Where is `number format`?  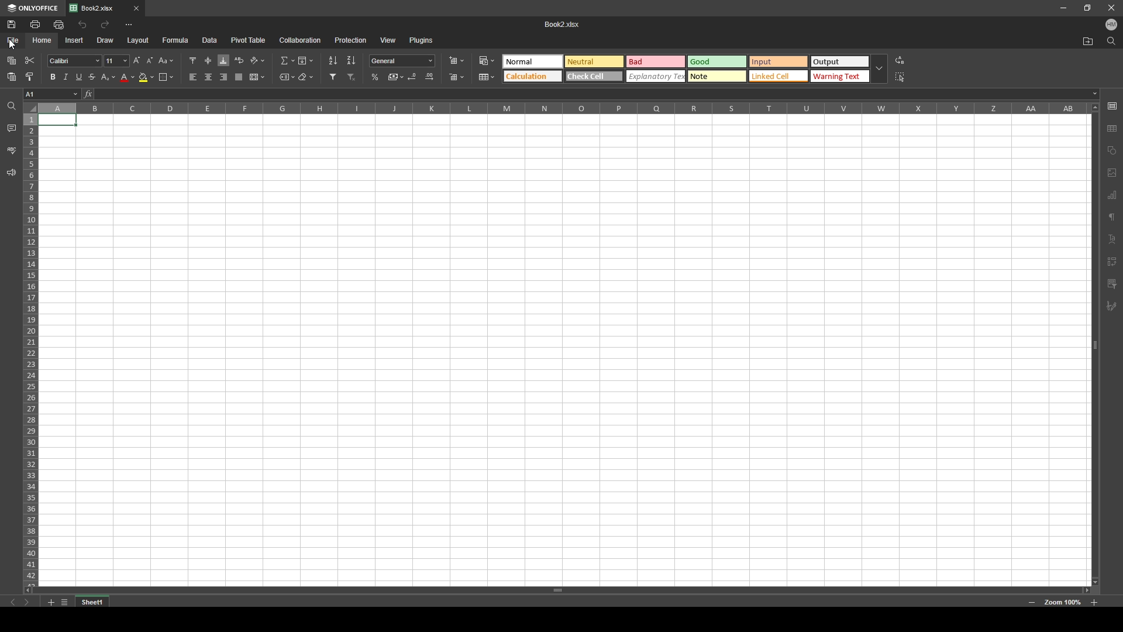
number format is located at coordinates (402, 60).